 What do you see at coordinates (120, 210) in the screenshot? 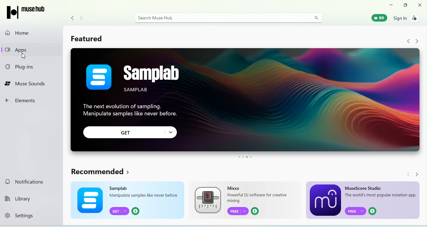
I see `Get ` at bounding box center [120, 210].